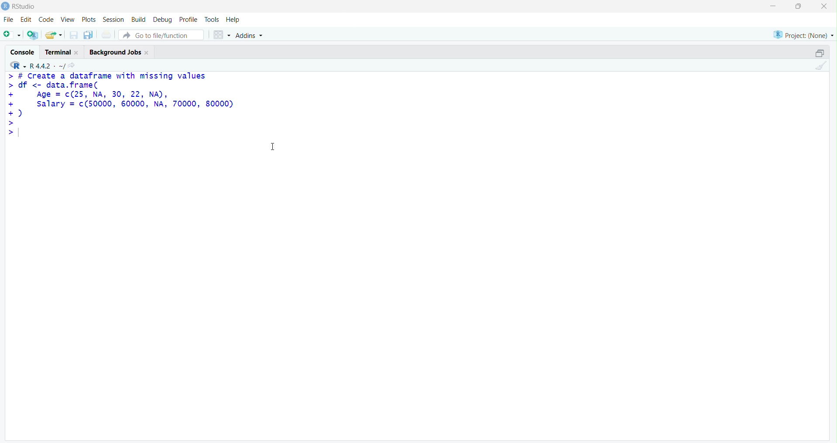  Describe the element at coordinates (164, 19) in the screenshot. I see `Debug` at that location.